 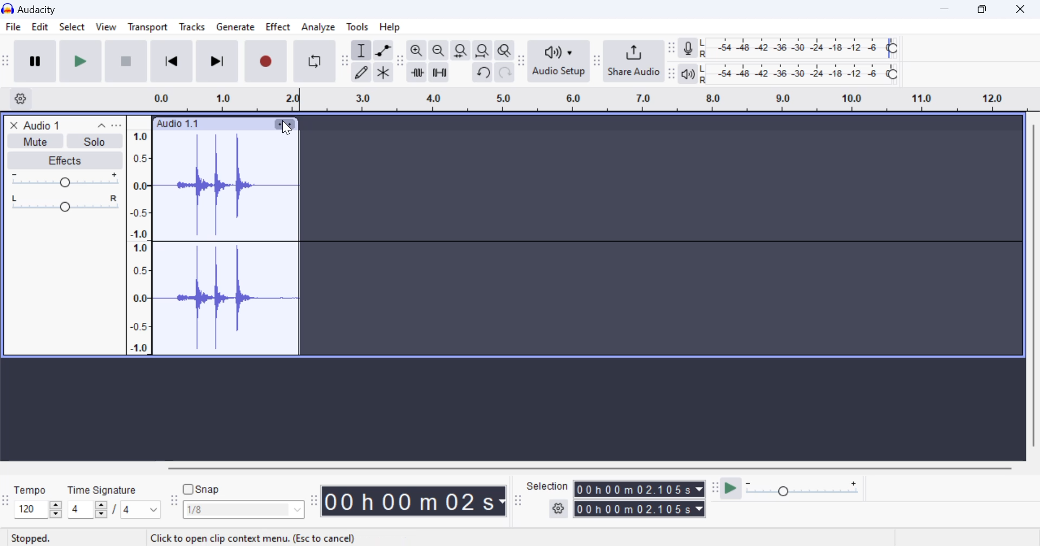 What do you see at coordinates (31, 489) in the screenshot?
I see `Tempo ` at bounding box center [31, 489].